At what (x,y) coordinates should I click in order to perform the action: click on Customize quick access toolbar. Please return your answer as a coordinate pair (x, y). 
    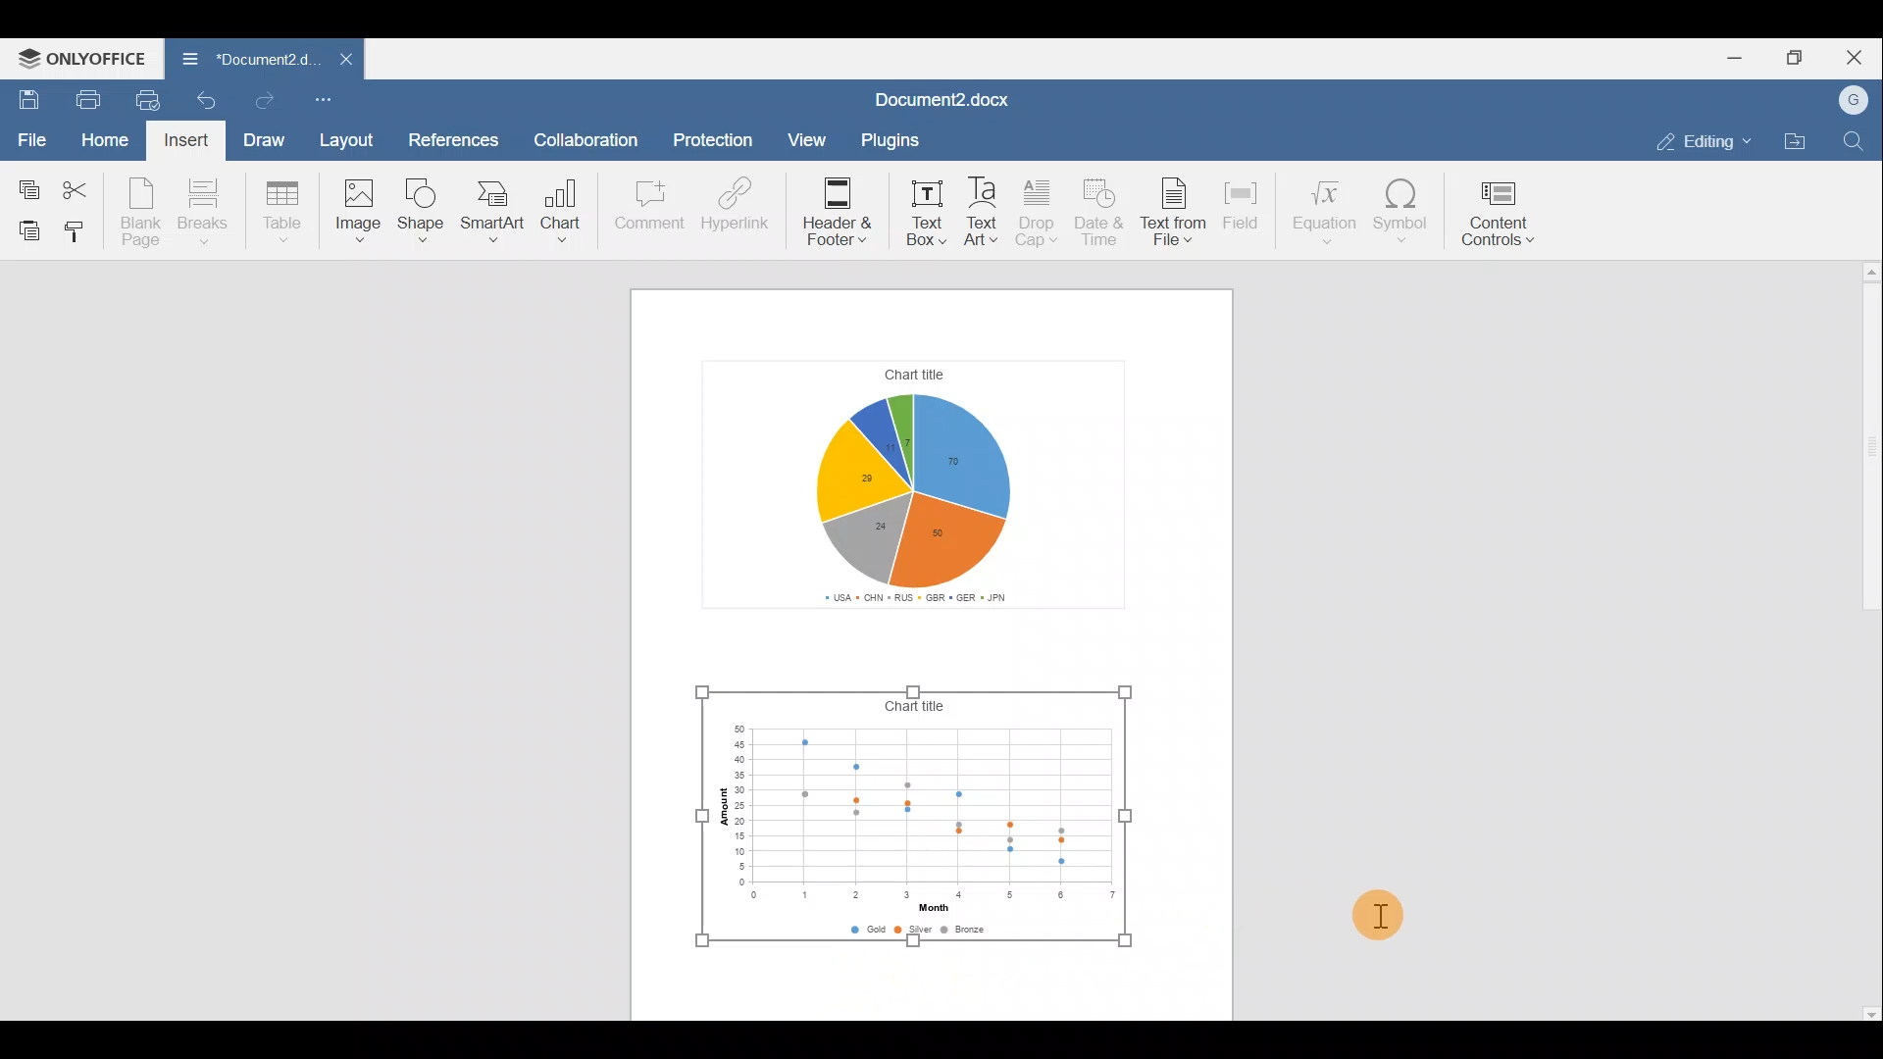
    Looking at the image, I should click on (325, 101).